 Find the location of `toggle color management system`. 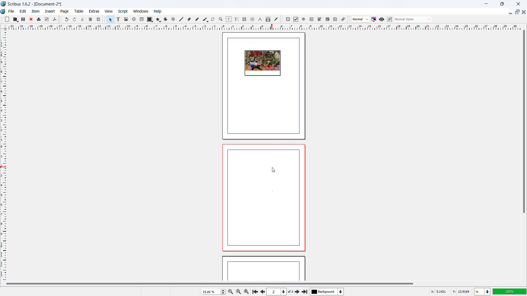

toggle color management system is located at coordinates (374, 19).